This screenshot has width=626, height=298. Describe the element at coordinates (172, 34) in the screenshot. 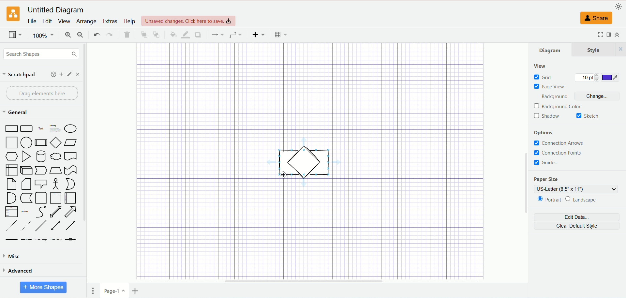

I see `fill color` at that location.